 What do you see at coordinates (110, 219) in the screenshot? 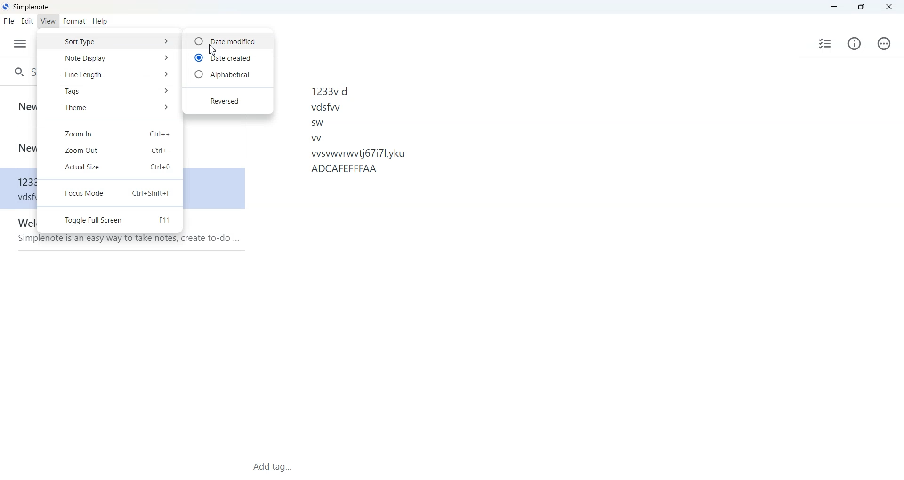
I see `Toggle full screen` at bounding box center [110, 219].